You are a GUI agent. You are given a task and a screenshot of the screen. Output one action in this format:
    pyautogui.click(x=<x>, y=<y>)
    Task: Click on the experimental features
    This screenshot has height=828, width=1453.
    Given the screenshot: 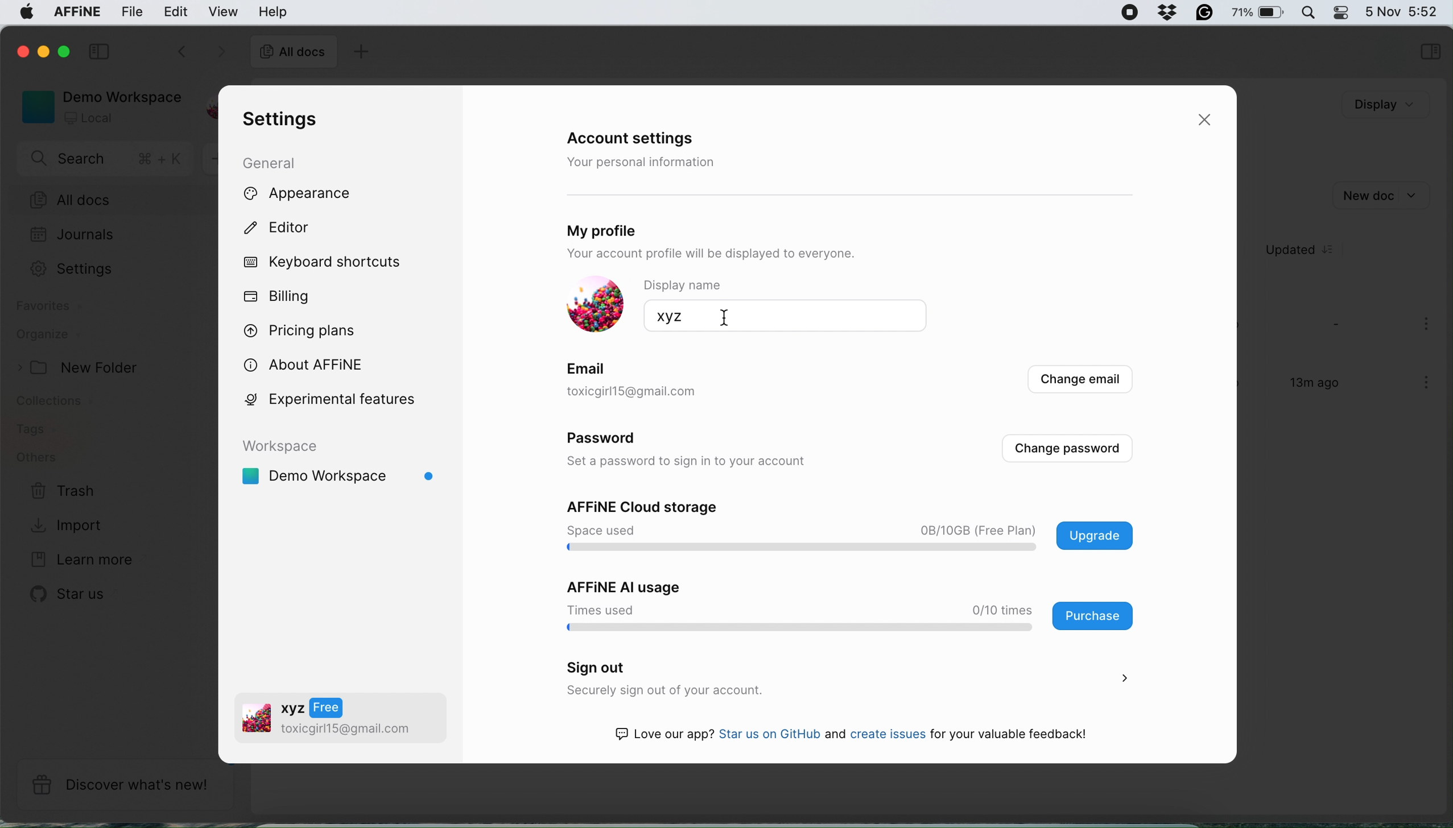 What is the action you would take?
    pyautogui.click(x=345, y=399)
    